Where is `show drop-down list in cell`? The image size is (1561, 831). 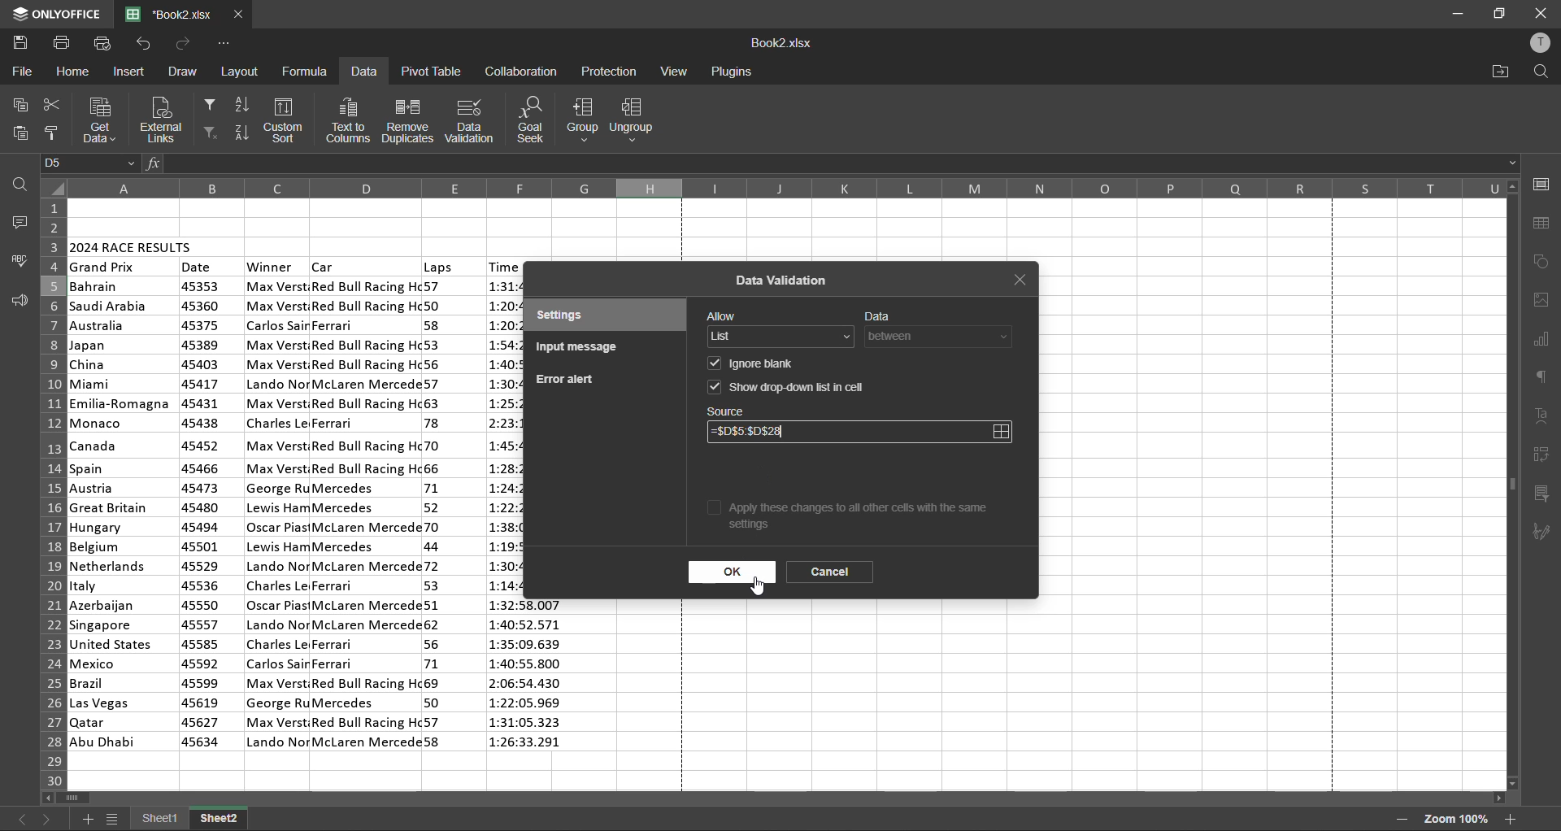 show drop-down list in cell is located at coordinates (802, 385).